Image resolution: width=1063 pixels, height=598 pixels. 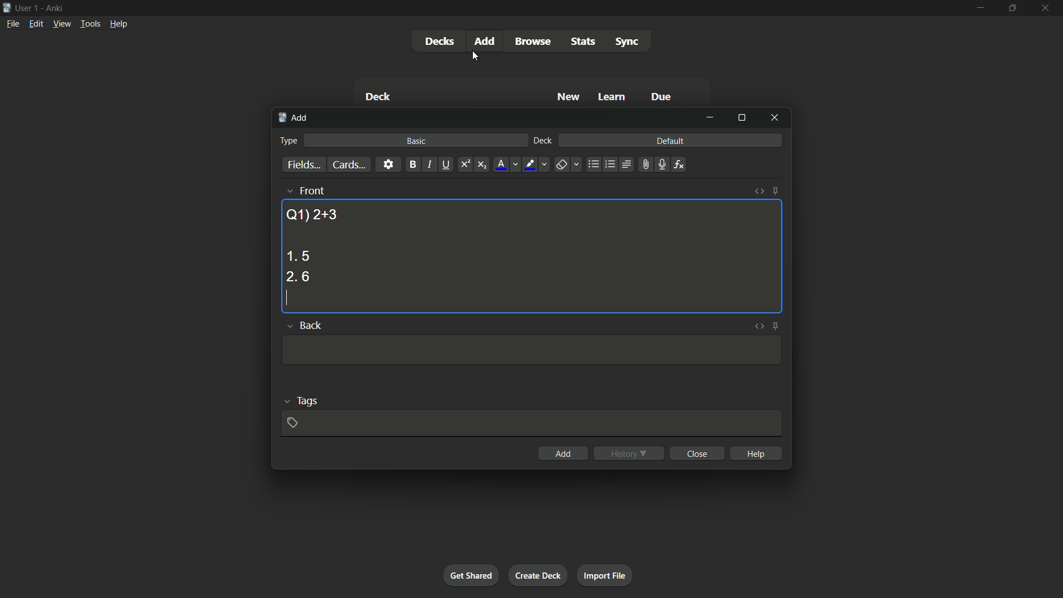 What do you see at coordinates (90, 23) in the screenshot?
I see `tools menu` at bounding box center [90, 23].